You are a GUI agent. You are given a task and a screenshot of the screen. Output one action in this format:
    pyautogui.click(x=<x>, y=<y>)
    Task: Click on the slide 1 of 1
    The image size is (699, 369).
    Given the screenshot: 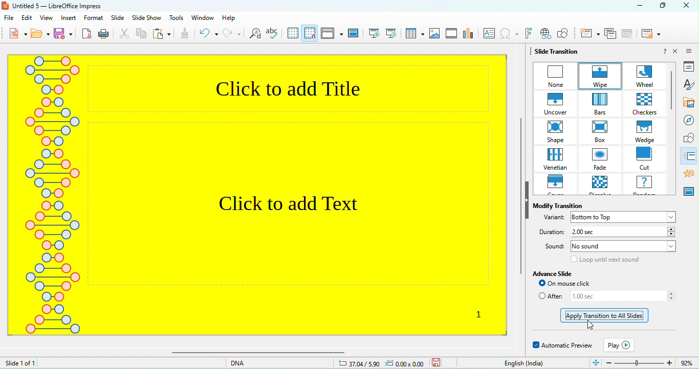 What is the action you would take?
    pyautogui.click(x=42, y=363)
    